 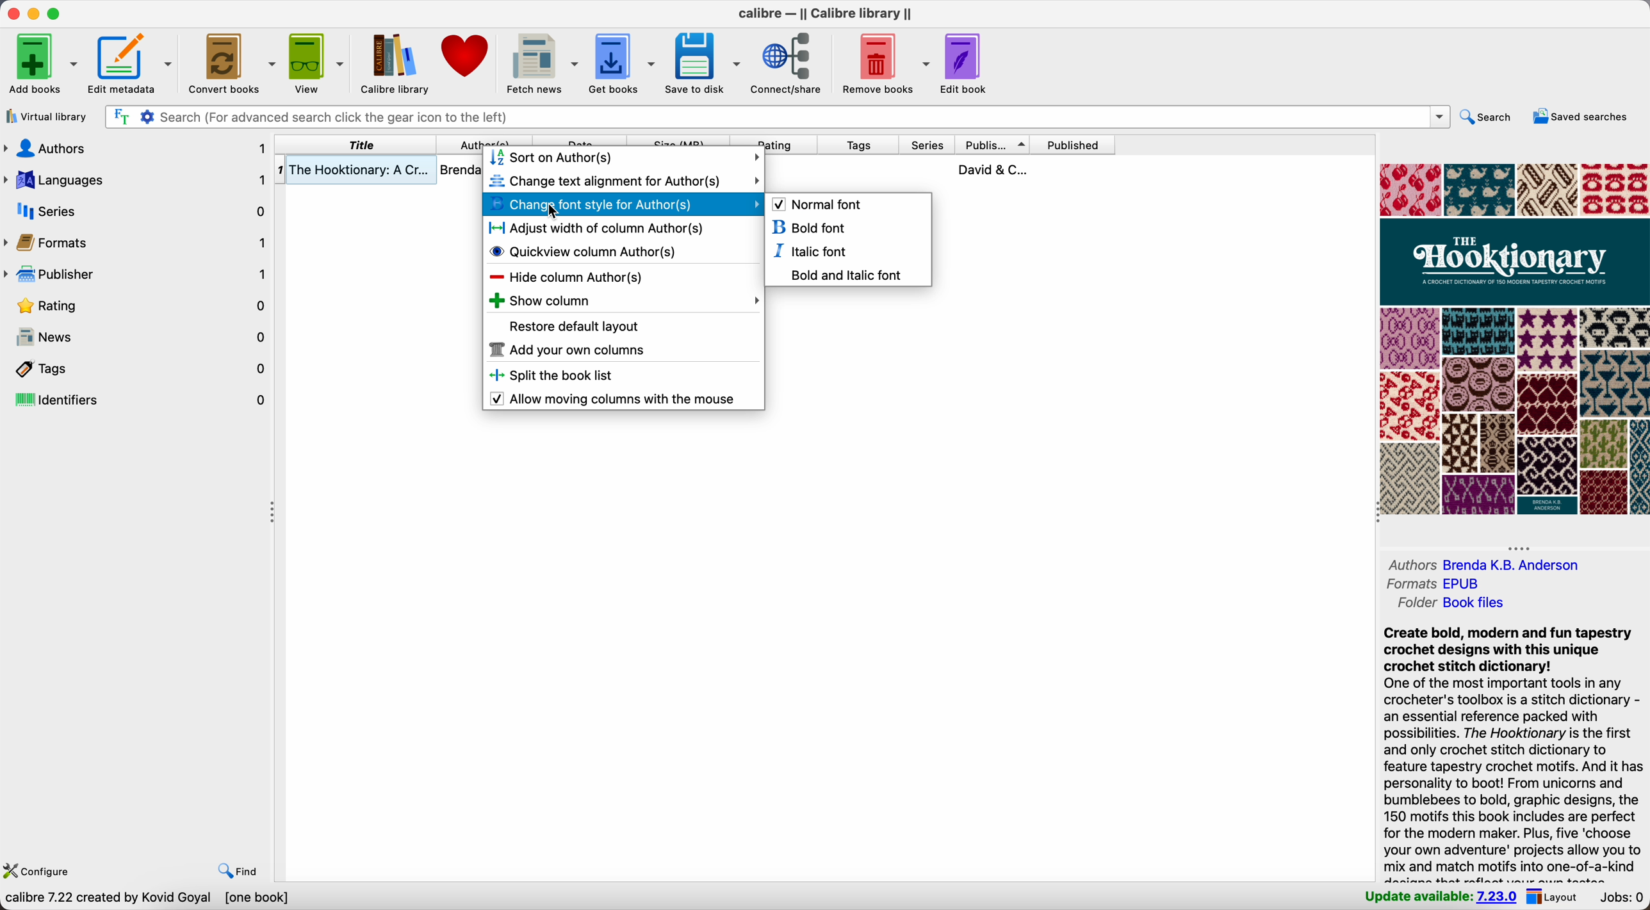 What do you see at coordinates (830, 15) in the screenshot?
I see `Calibre` at bounding box center [830, 15].